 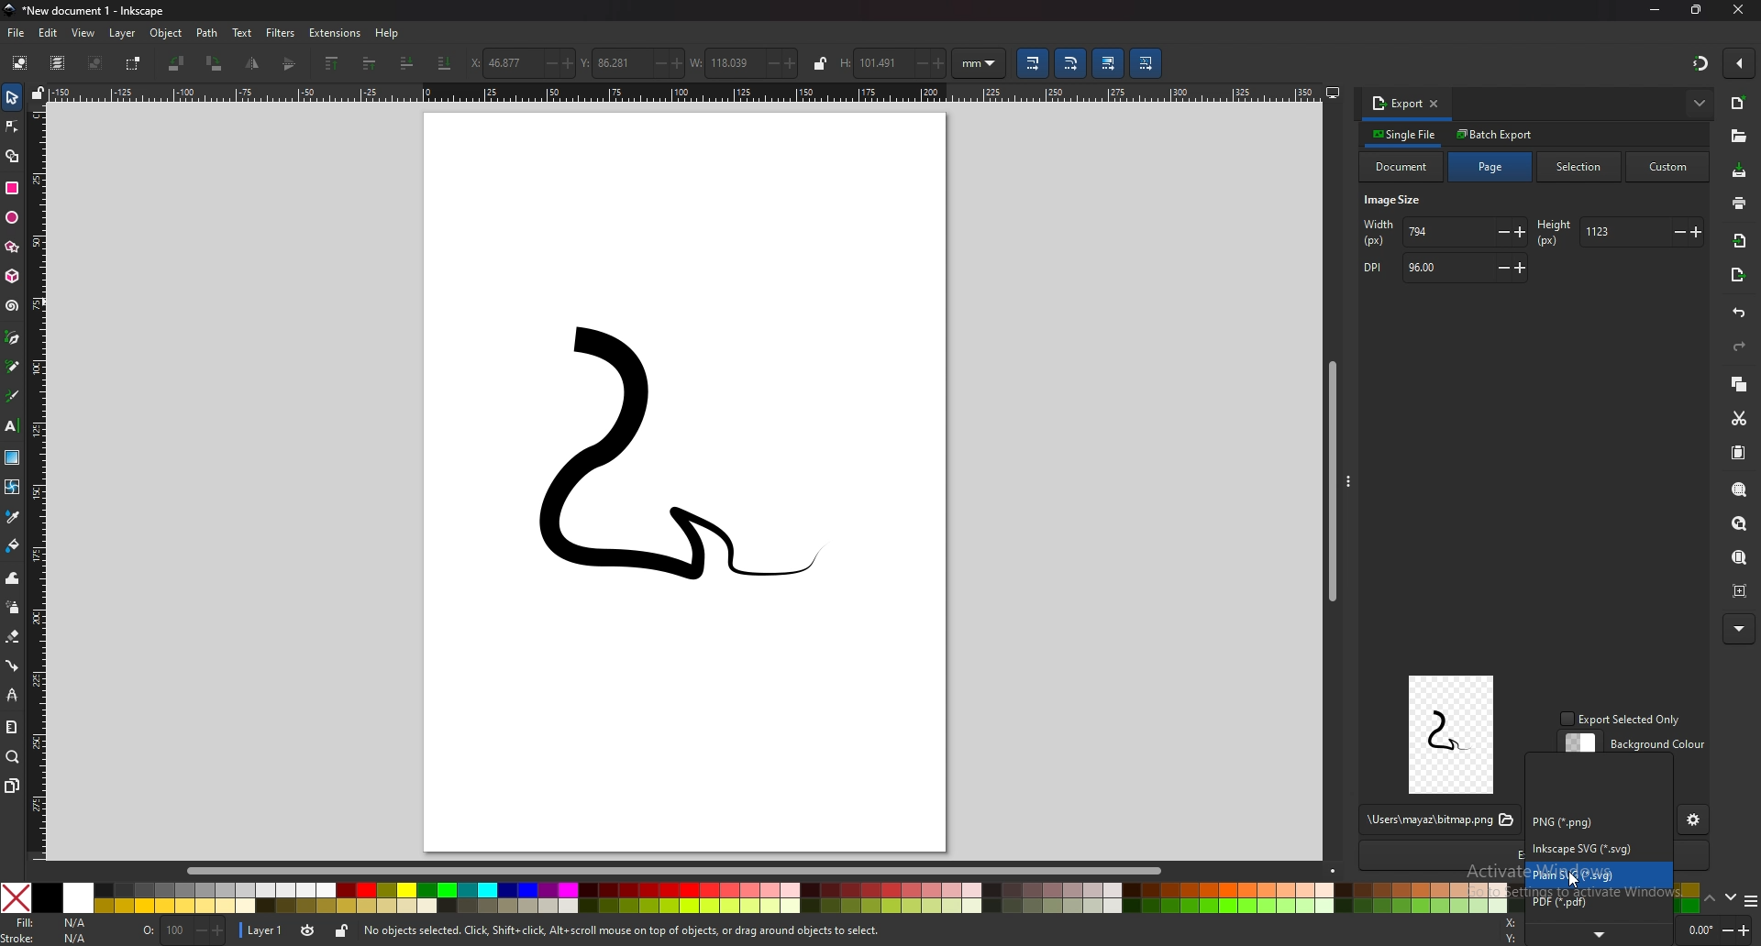 What do you see at coordinates (624, 931) in the screenshot?
I see `info` at bounding box center [624, 931].